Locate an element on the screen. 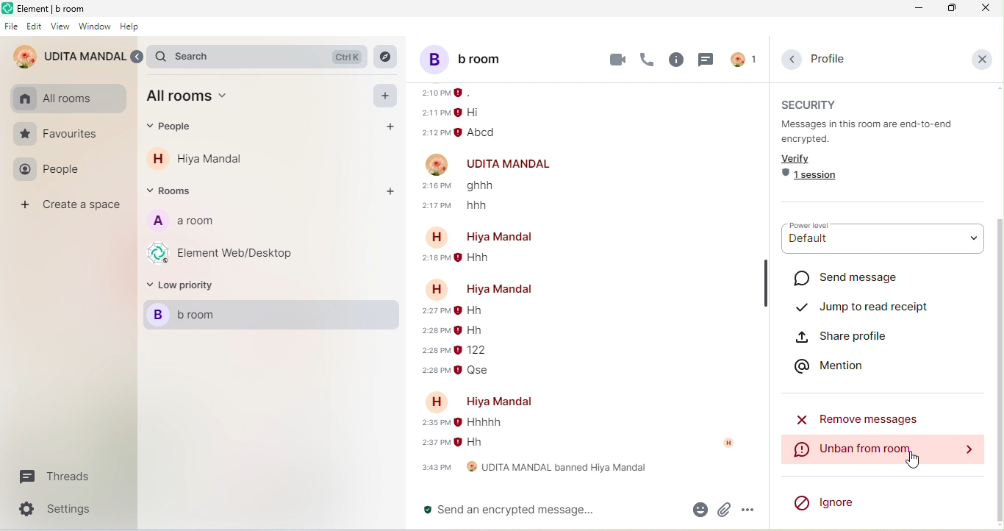  account name-hiya mandal is located at coordinates (487, 237).